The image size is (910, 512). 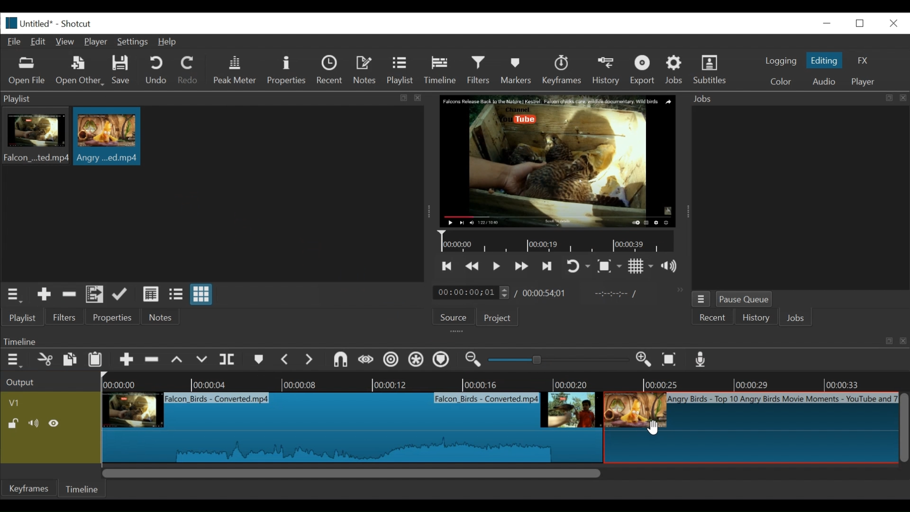 I want to click on close, so click(x=892, y=22).